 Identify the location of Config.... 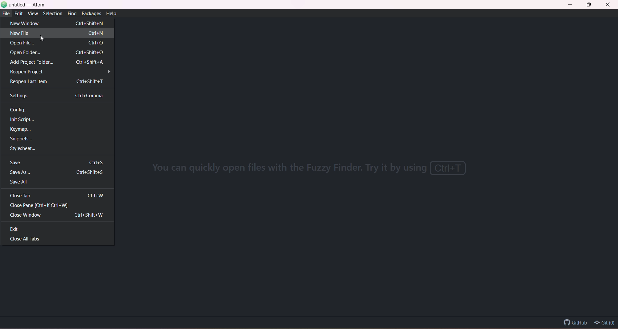
(21, 109).